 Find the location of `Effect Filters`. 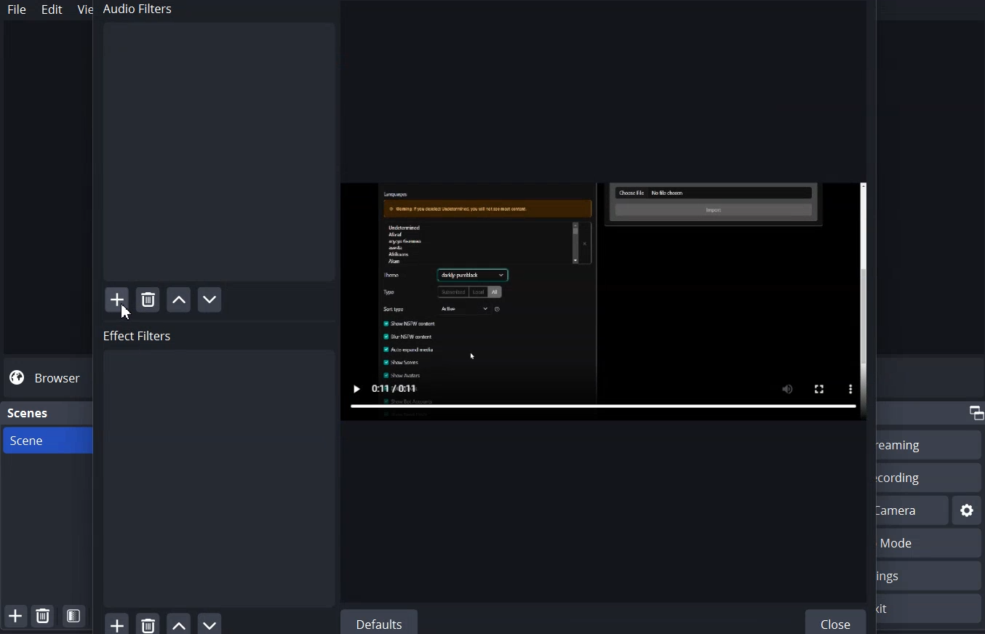

Effect Filters is located at coordinates (217, 467).